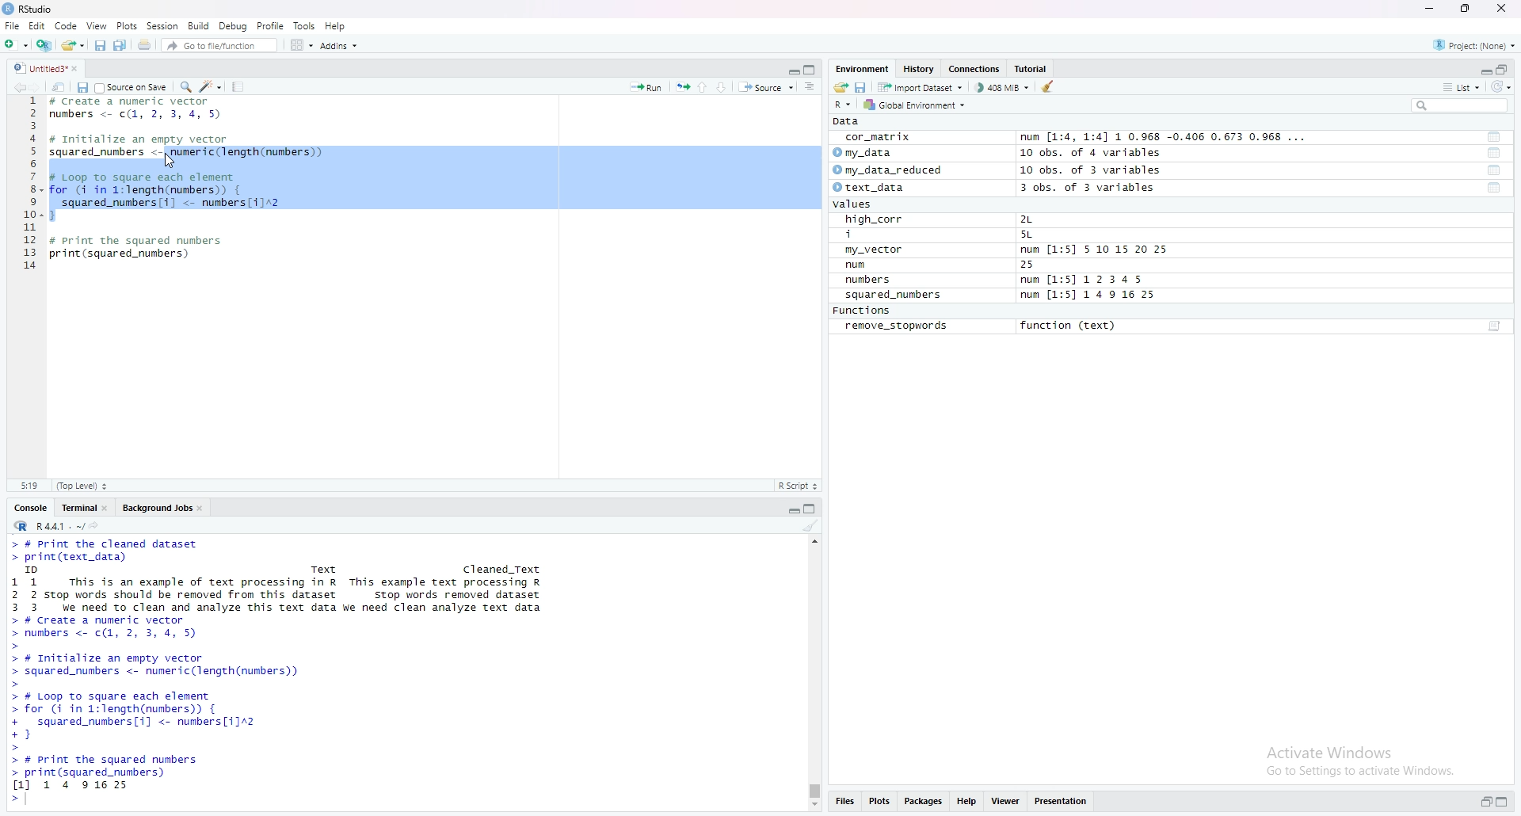  I want to click on cor_matrix, so click(876, 138).